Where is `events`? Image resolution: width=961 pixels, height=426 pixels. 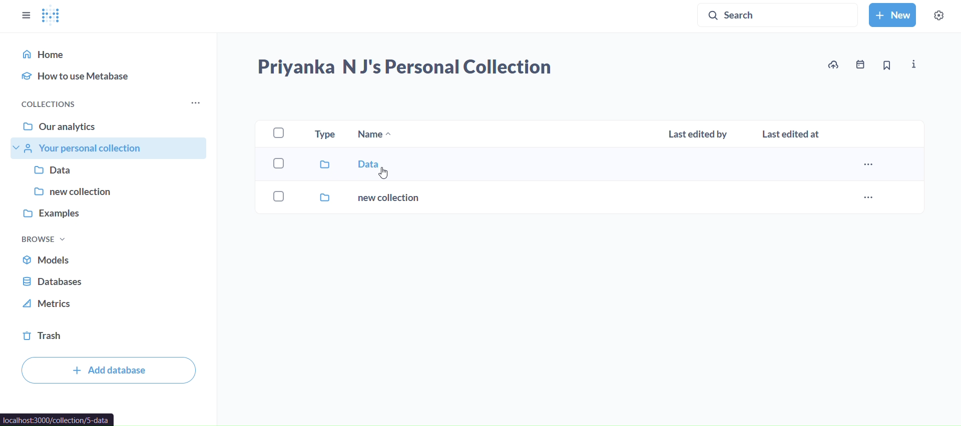 events is located at coordinates (863, 64).